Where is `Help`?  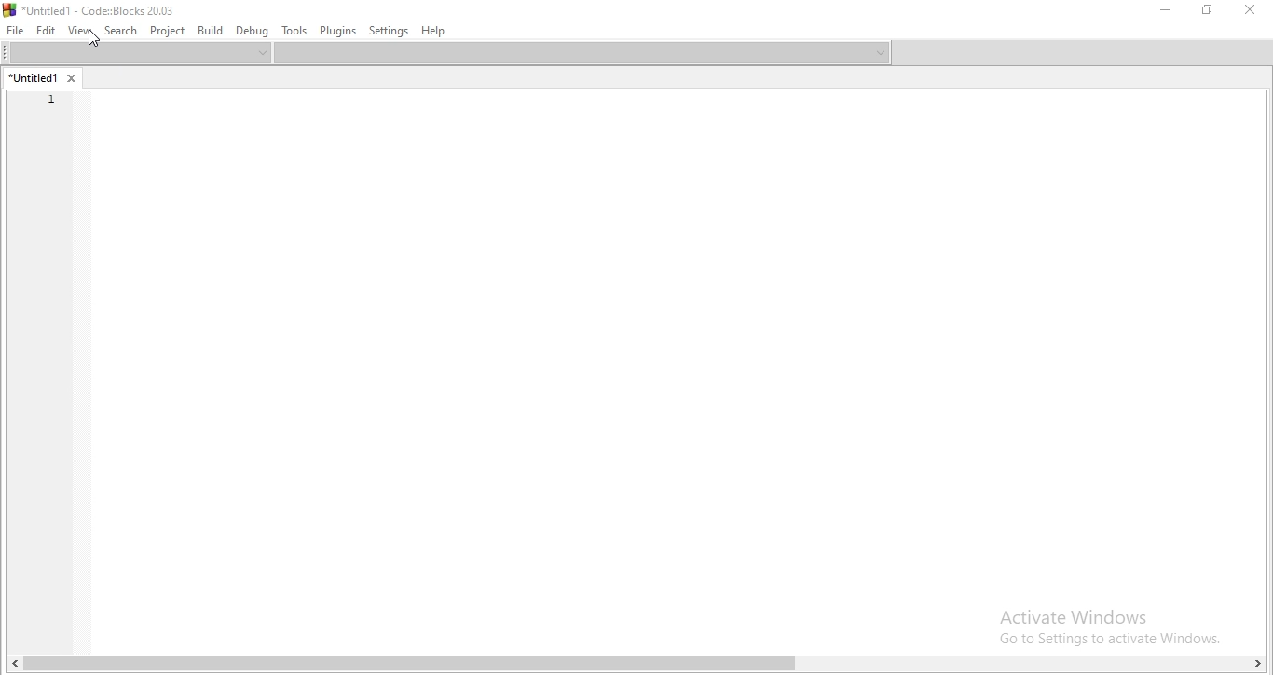
Help is located at coordinates (432, 30).